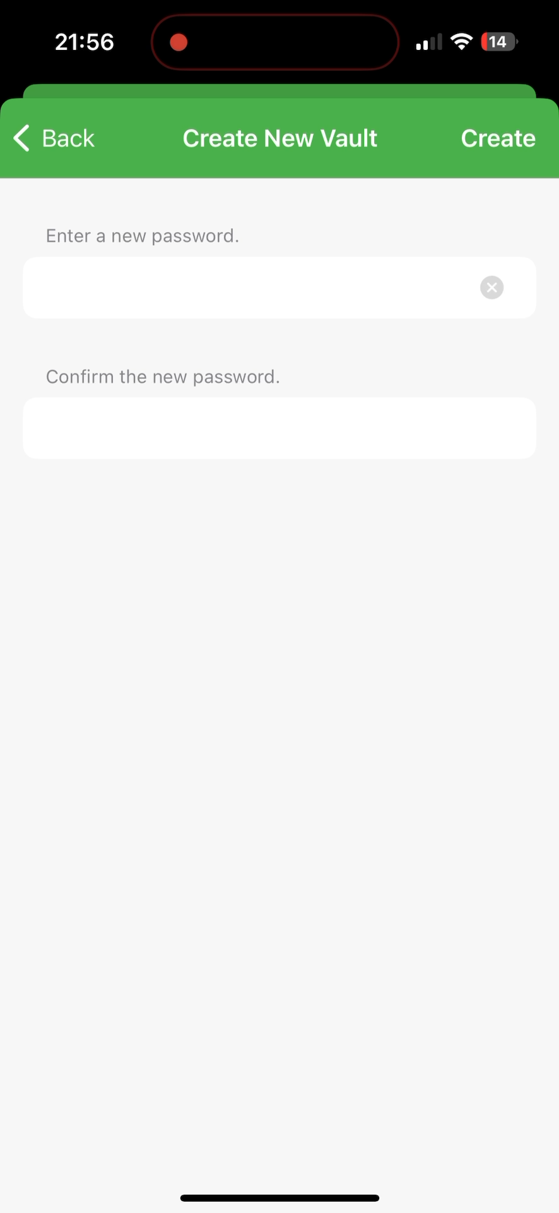 Image resolution: width=559 pixels, height=1213 pixels. What do you see at coordinates (248, 288) in the screenshot?
I see `caption for new password` at bounding box center [248, 288].